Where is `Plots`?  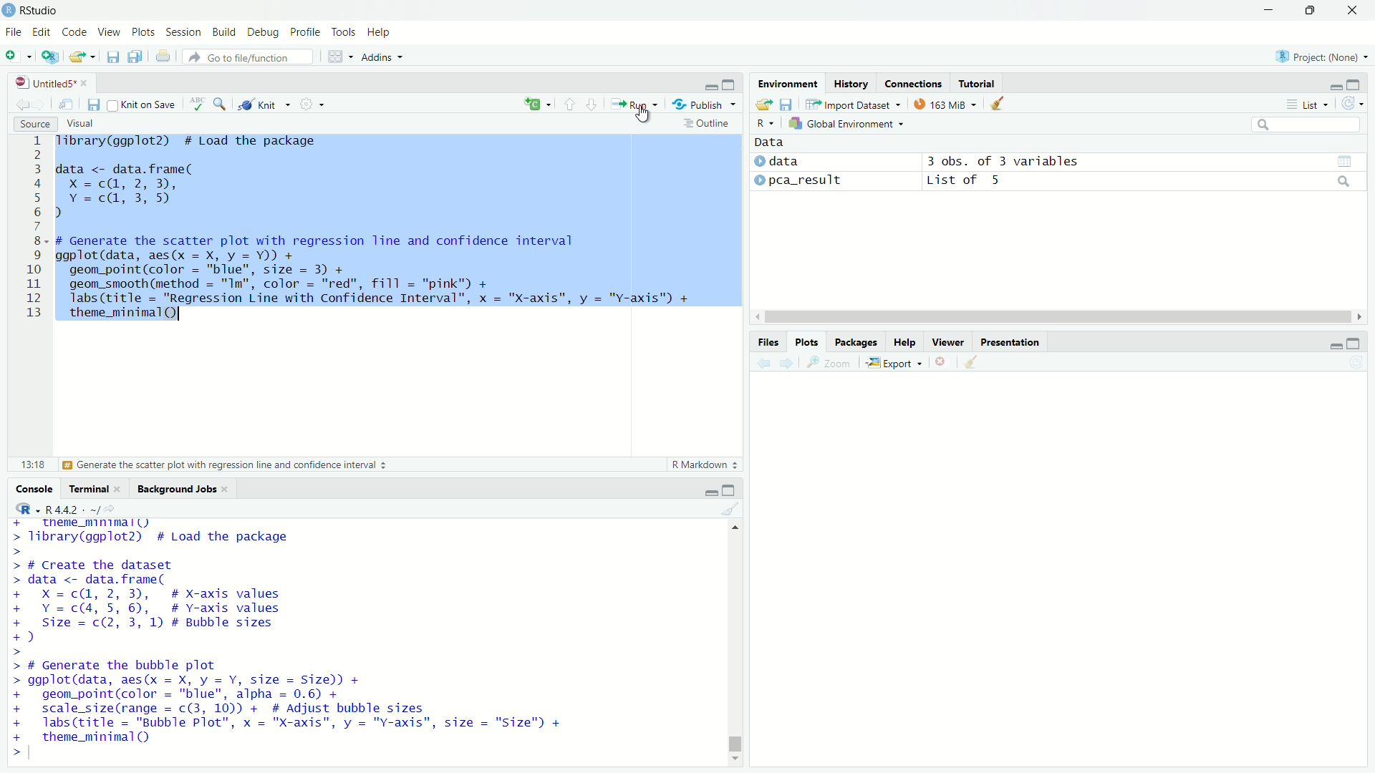
Plots is located at coordinates (143, 32).